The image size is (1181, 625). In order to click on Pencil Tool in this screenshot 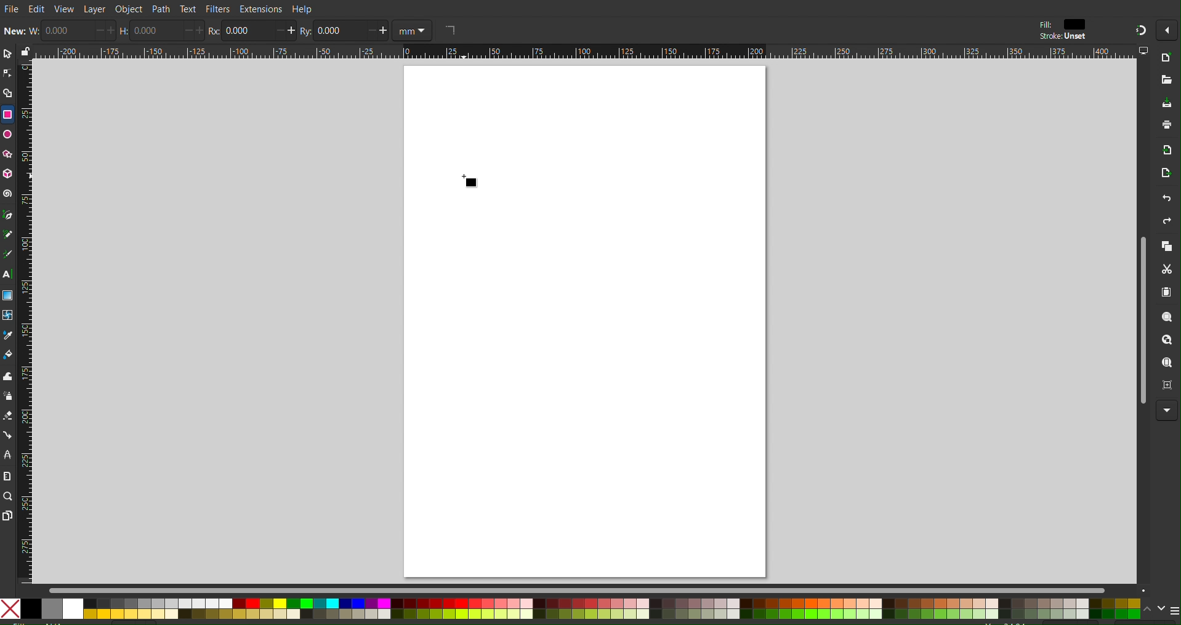, I will do `click(7, 234)`.